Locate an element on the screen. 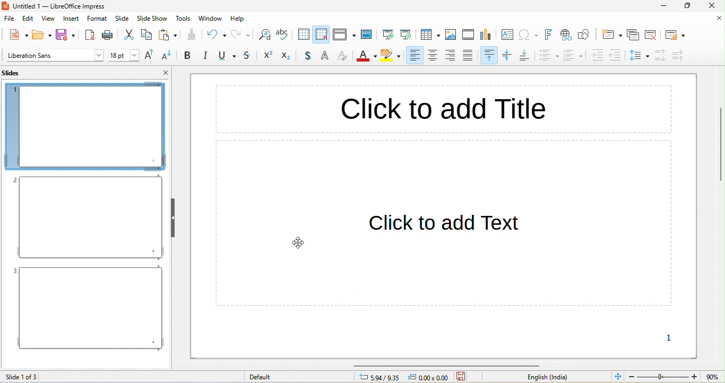  slides is located at coordinates (17, 73).